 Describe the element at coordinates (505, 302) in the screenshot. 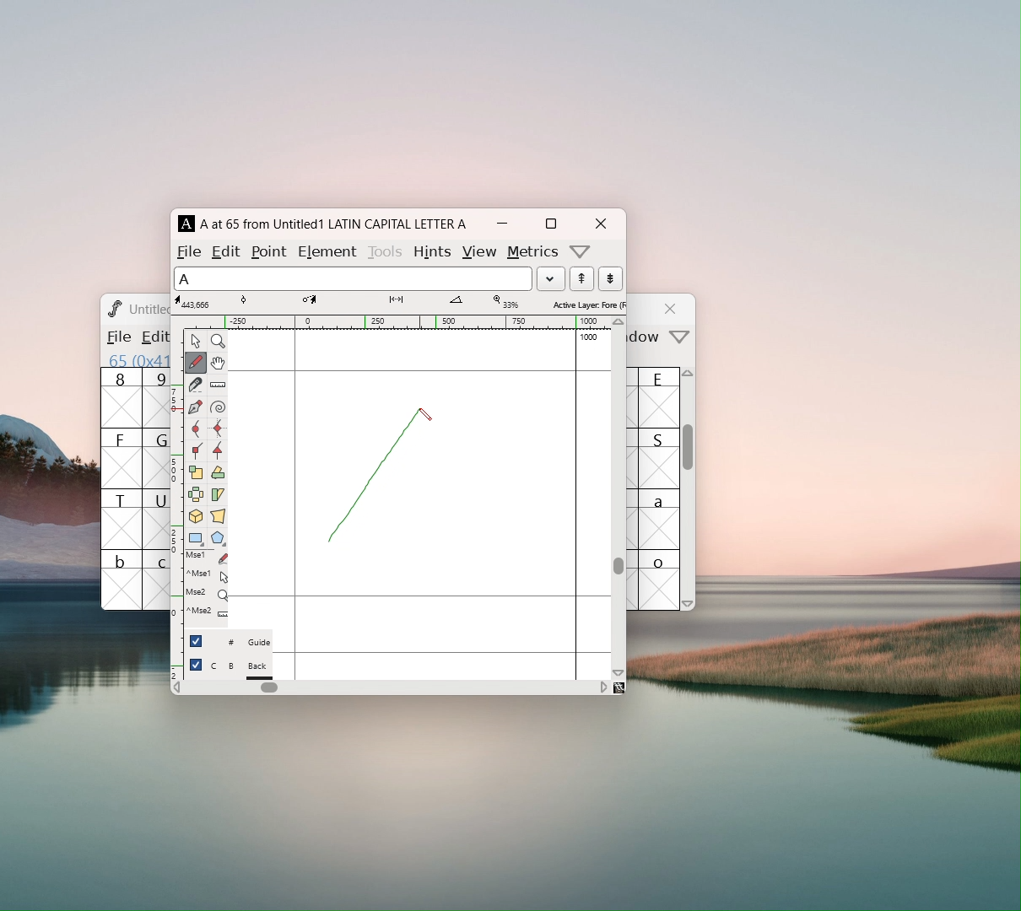

I see `level of maginification` at that location.